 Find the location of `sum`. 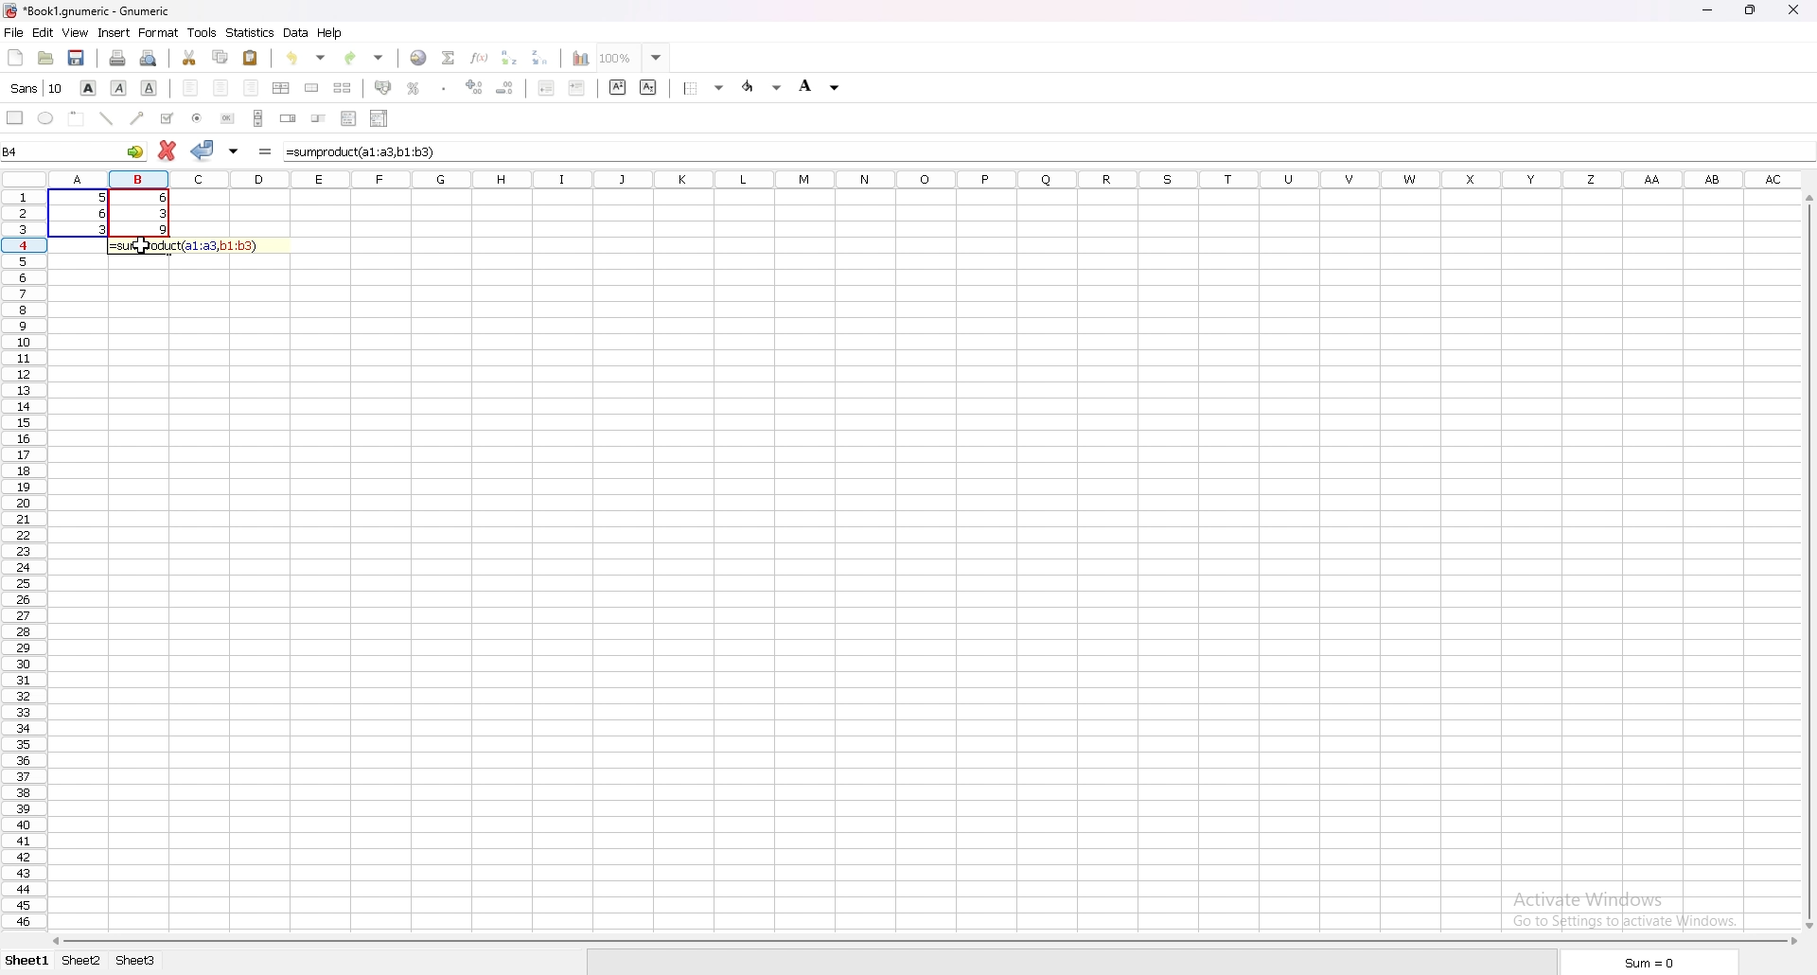

sum is located at coordinates (1645, 961).